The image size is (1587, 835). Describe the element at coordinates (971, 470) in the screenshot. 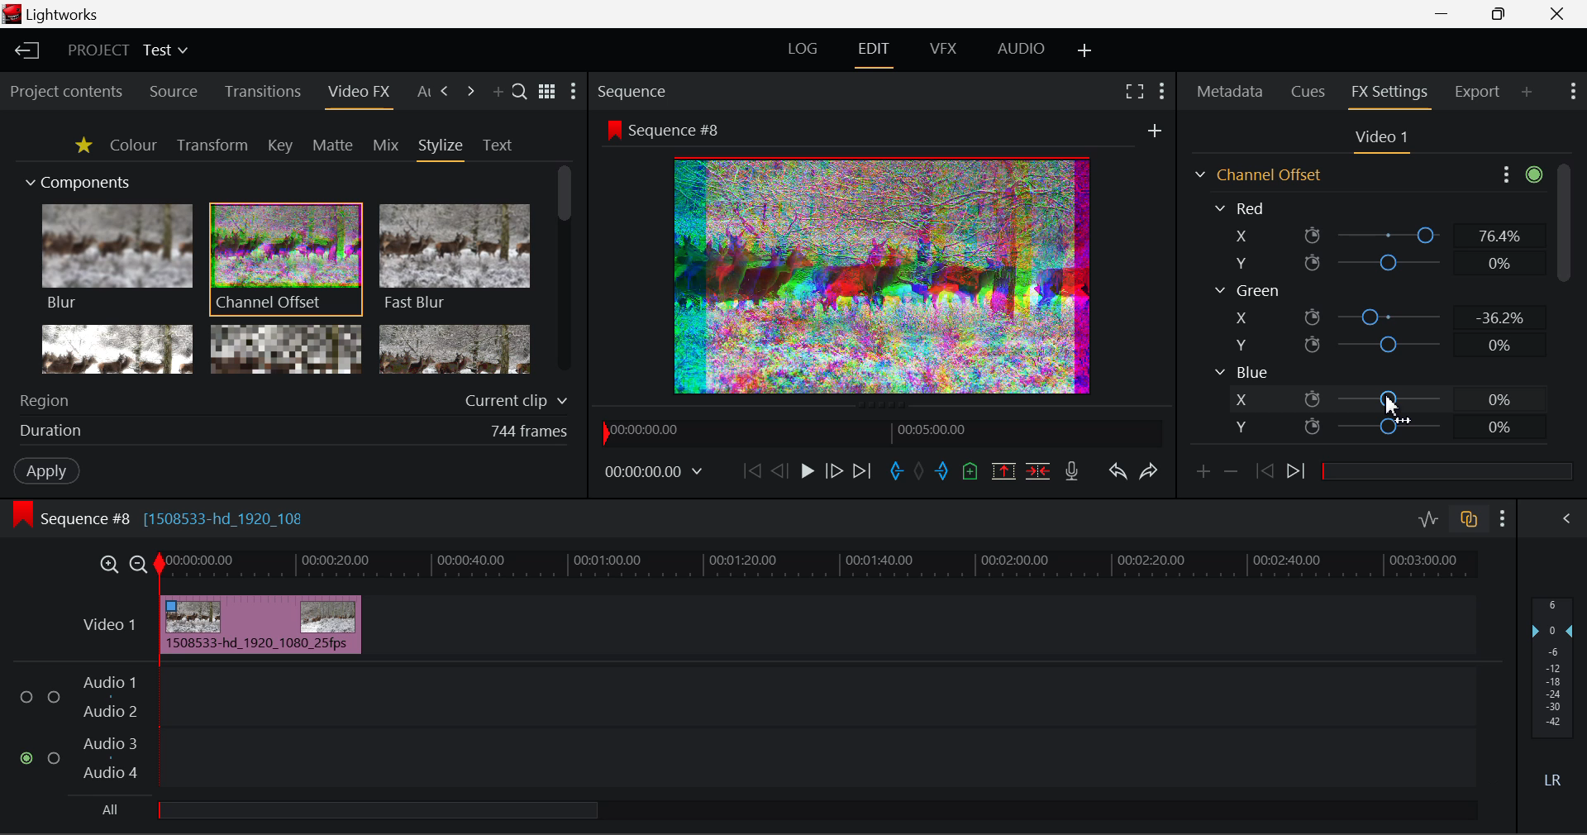

I see `Mark Cue` at that location.